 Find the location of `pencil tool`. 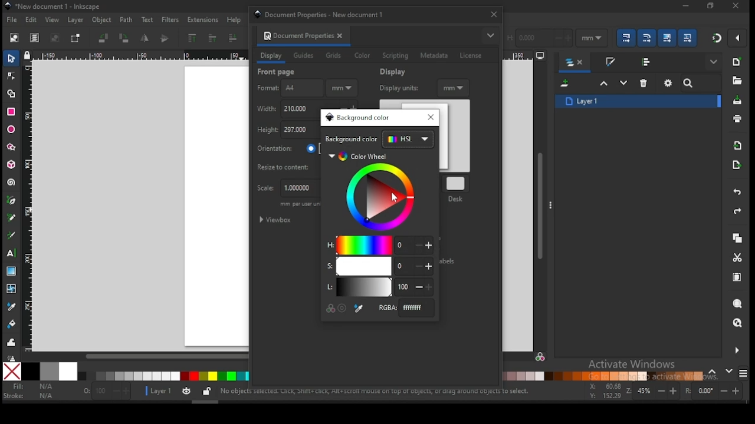

pencil tool is located at coordinates (12, 218).